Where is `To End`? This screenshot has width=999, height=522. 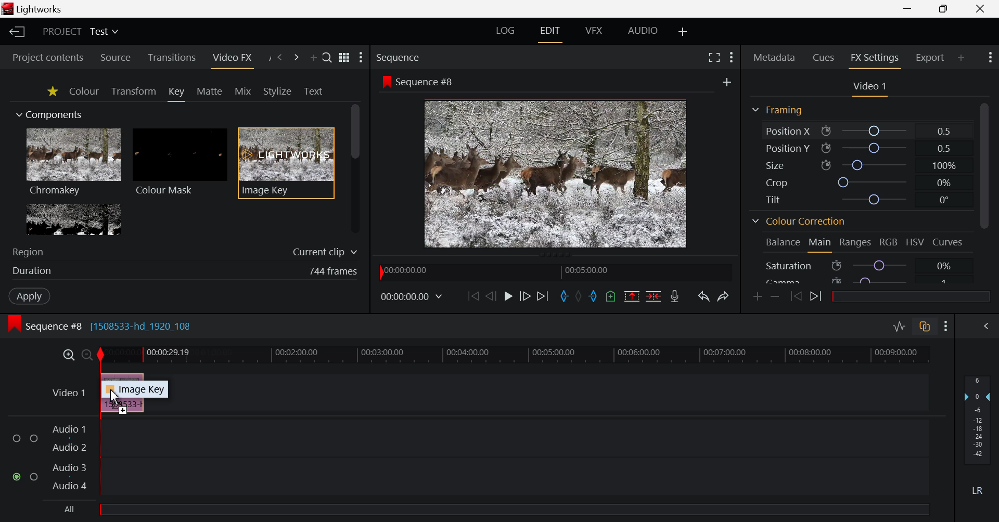
To End is located at coordinates (544, 296).